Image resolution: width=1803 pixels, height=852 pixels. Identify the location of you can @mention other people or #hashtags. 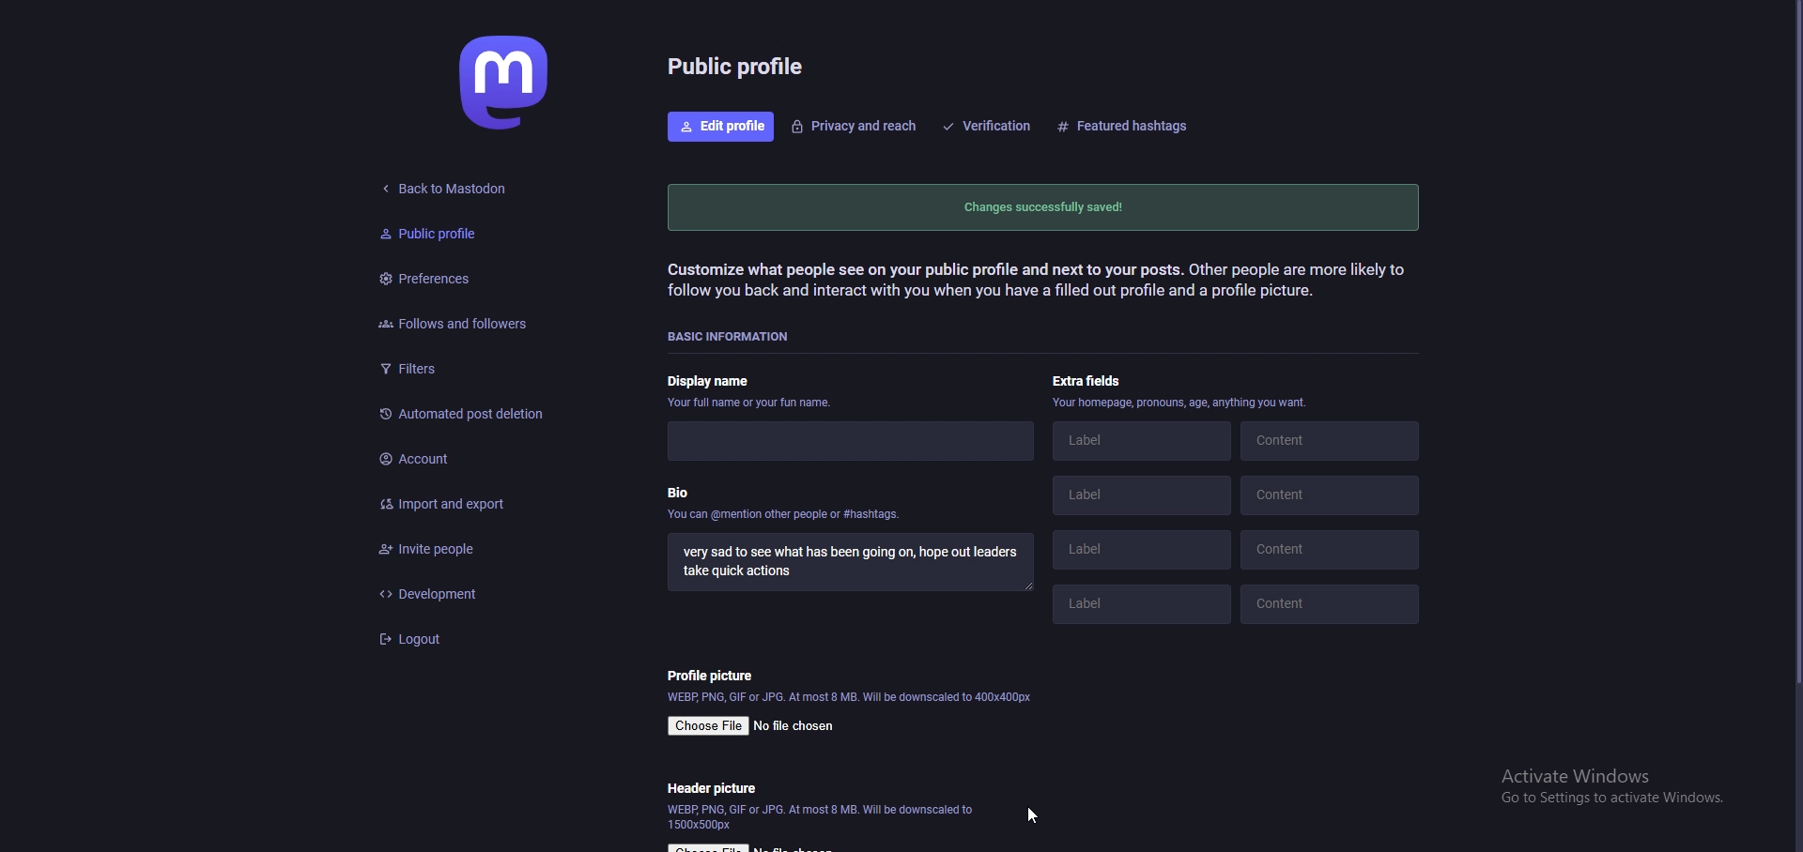
(793, 516).